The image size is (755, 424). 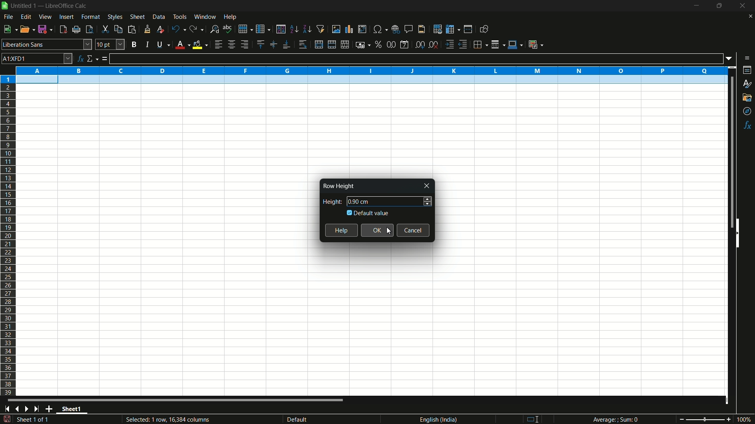 I want to click on standard selection, so click(x=536, y=419).